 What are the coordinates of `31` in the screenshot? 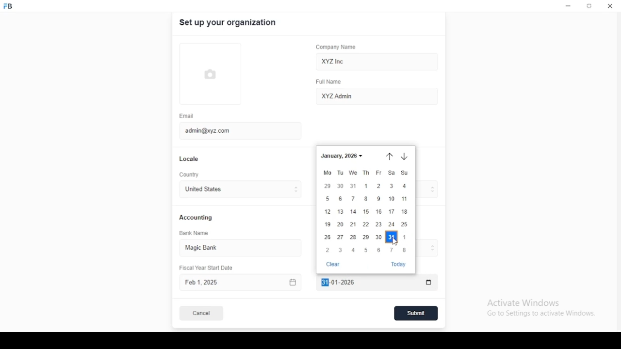 It's located at (391, 237).